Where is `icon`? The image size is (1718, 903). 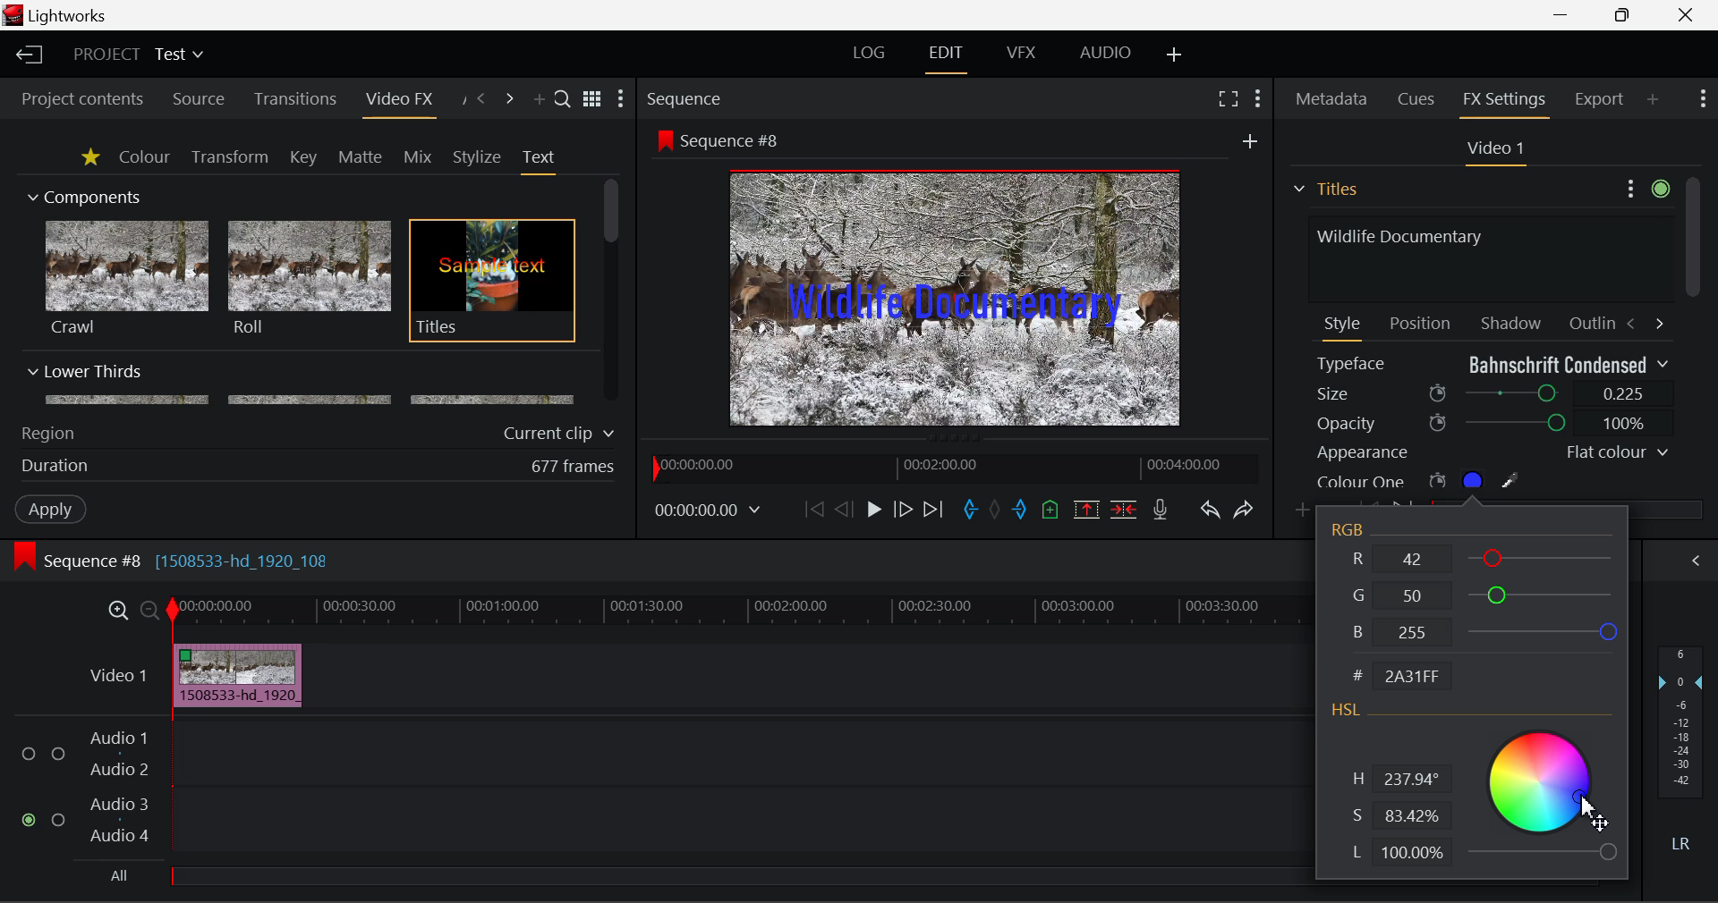
icon is located at coordinates (23, 557).